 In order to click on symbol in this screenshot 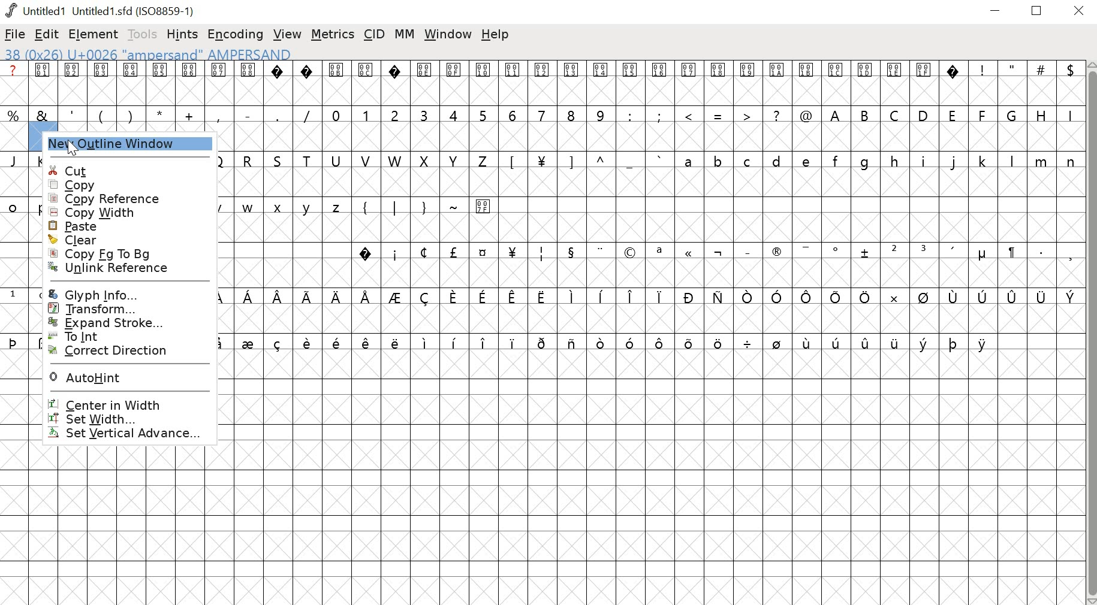, I will do `click(484, 342)`.